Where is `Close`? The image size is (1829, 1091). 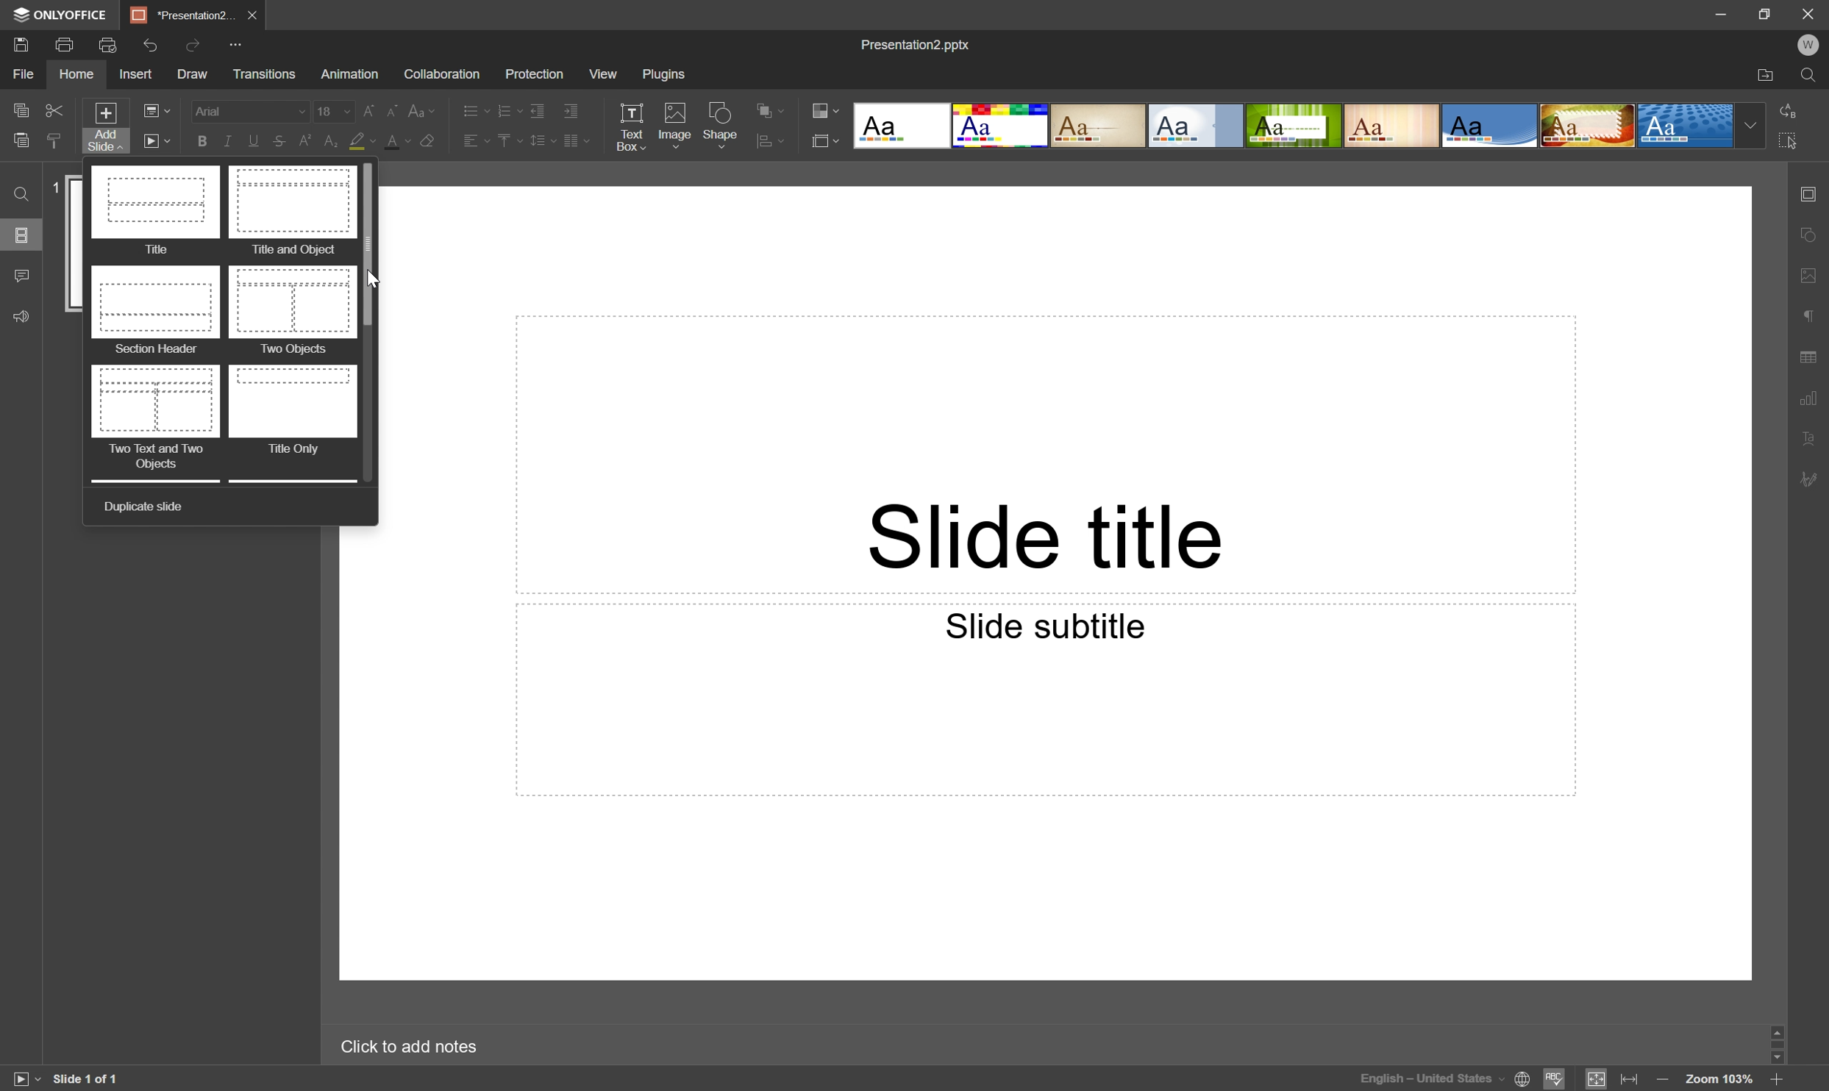
Close is located at coordinates (1806, 12).